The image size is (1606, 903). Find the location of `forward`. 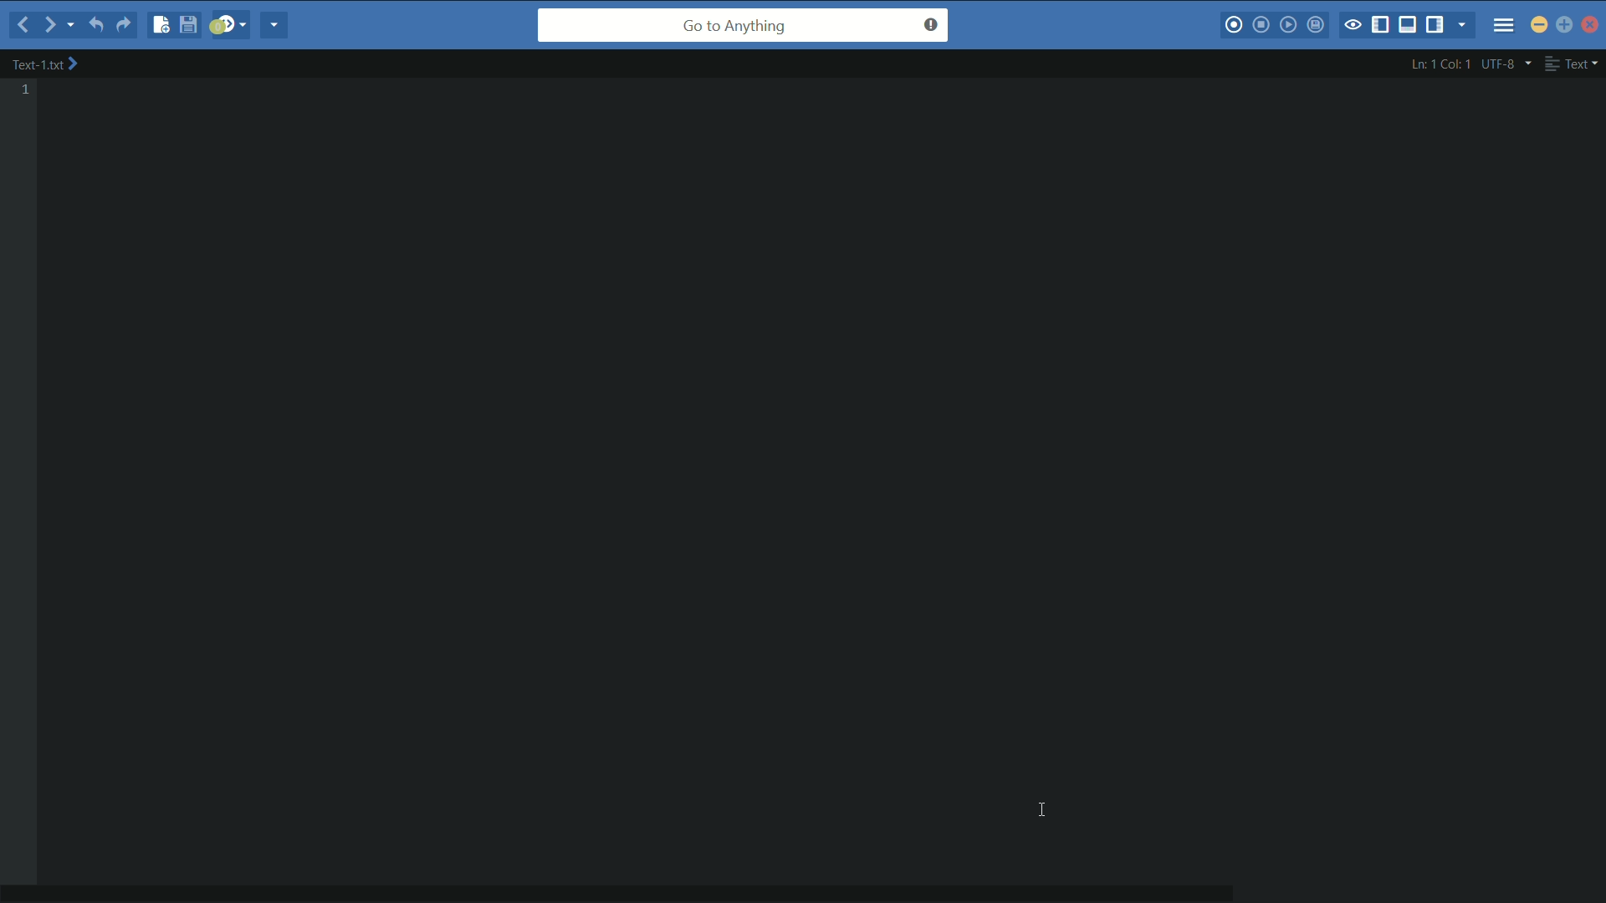

forward is located at coordinates (49, 23).